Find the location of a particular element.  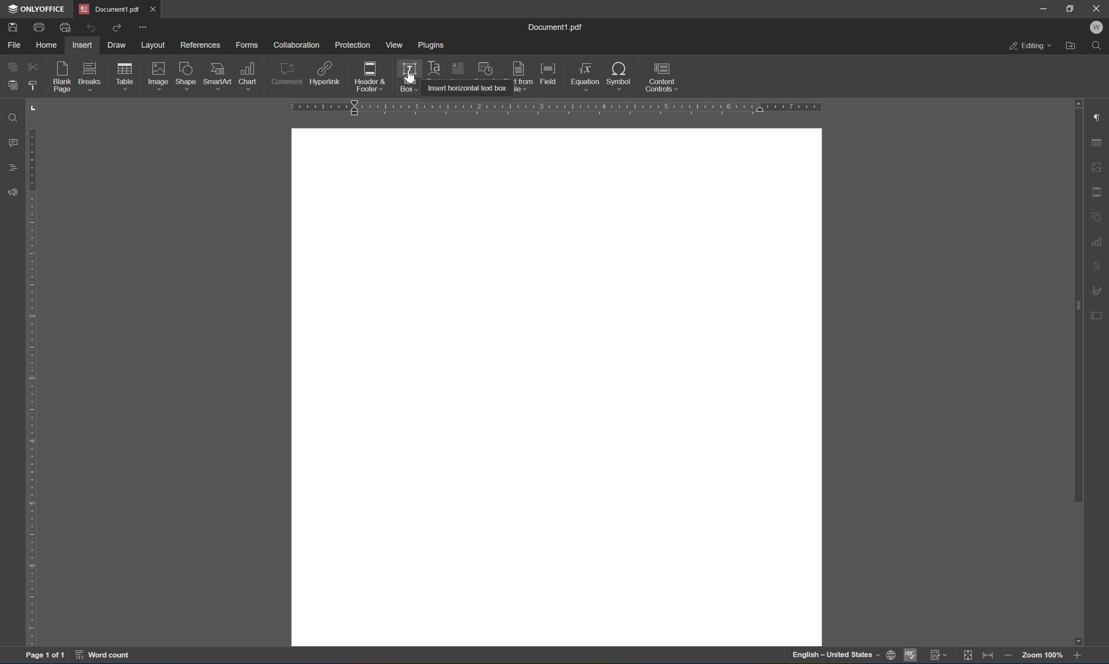

Redo is located at coordinates (115, 27).